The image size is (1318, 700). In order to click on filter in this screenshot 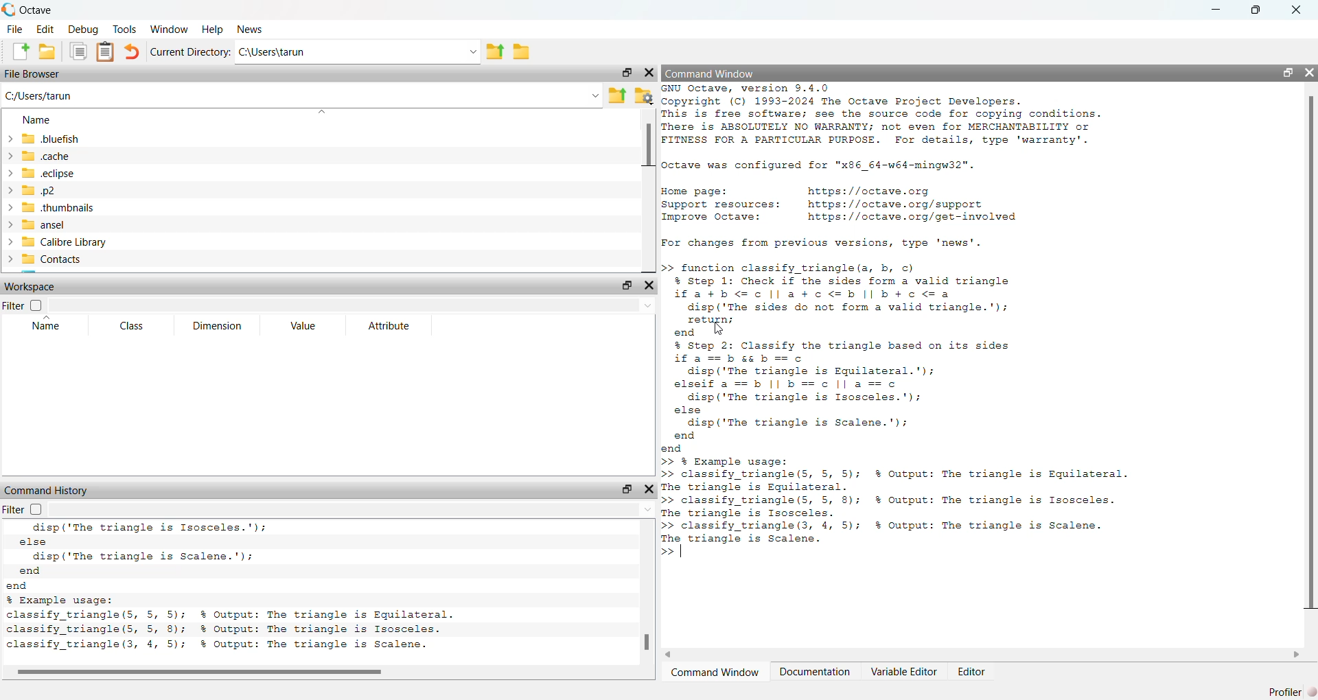, I will do `click(29, 510)`.